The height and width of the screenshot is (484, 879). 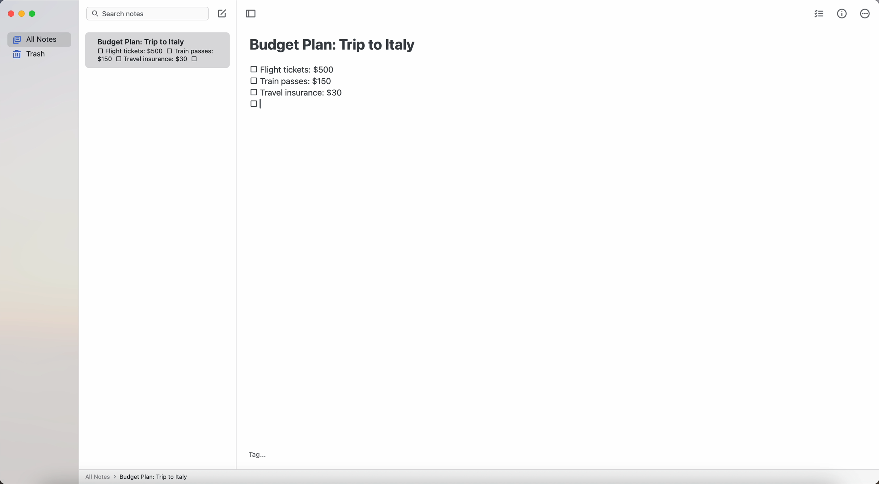 What do you see at coordinates (821, 15) in the screenshot?
I see `check list` at bounding box center [821, 15].